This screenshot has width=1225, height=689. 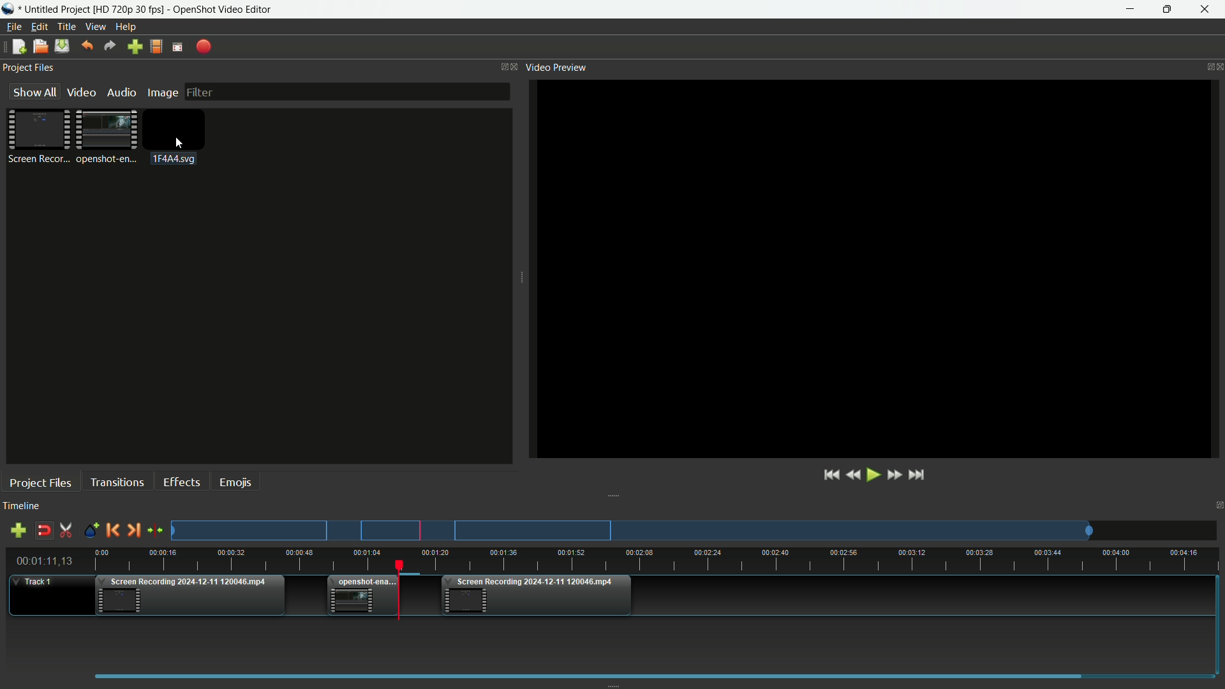 I want to click on Image for placeholder, so click(x=173, y=137).